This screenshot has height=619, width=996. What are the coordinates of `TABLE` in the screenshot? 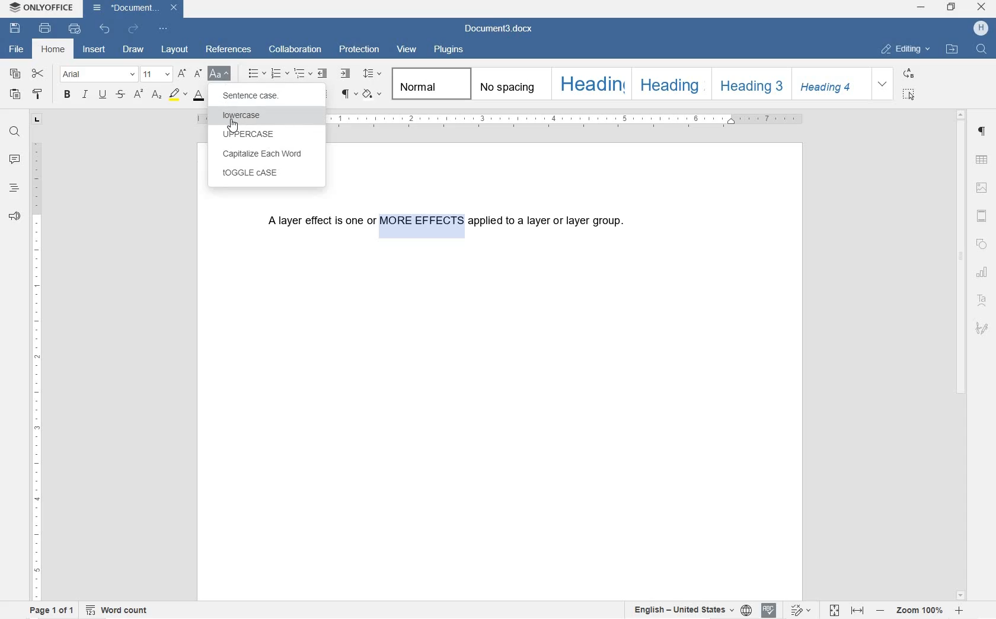 It's located at (982, 161).